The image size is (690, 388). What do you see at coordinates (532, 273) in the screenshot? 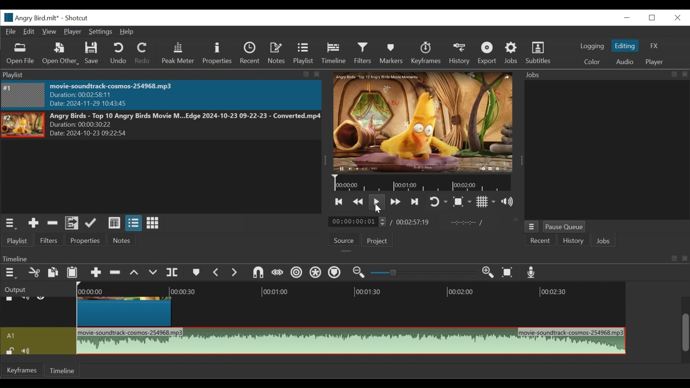
I see `Record audio` at bounding box center [532, 273].